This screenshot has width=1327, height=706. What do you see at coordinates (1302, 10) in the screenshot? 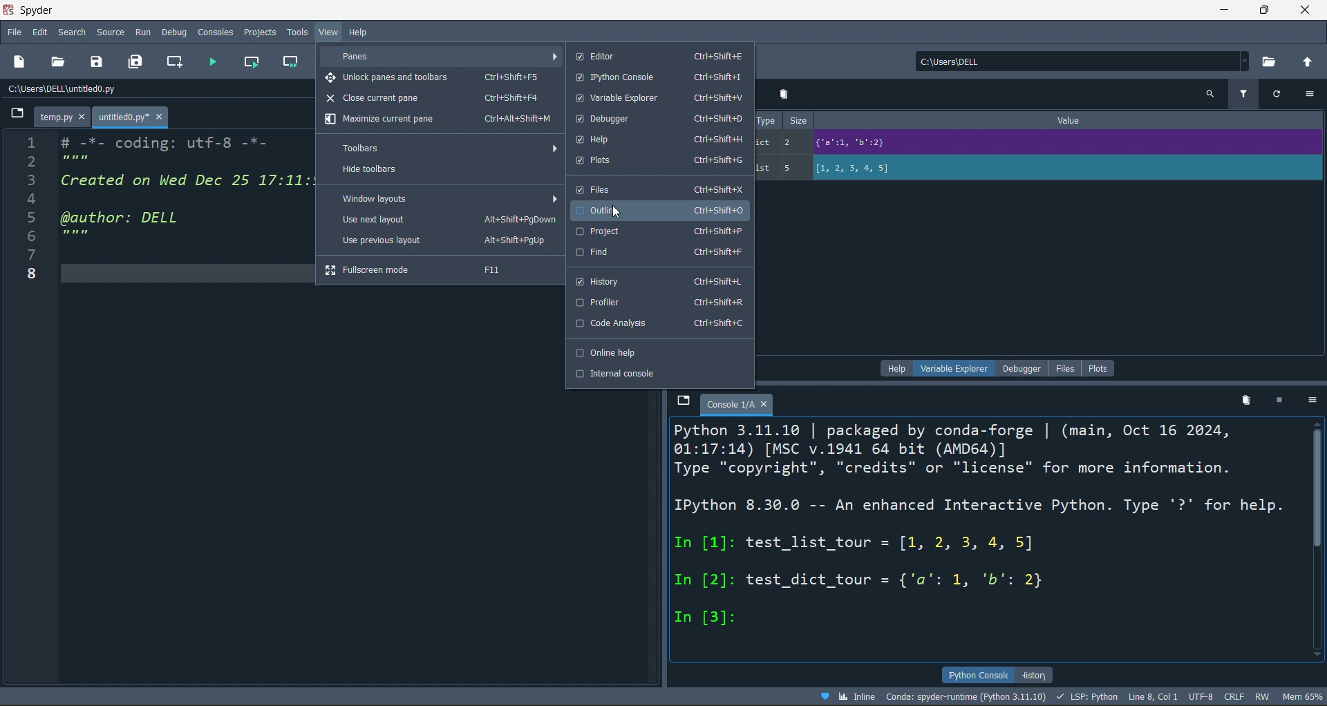
I see `close` at bounding box center [1302, 10].